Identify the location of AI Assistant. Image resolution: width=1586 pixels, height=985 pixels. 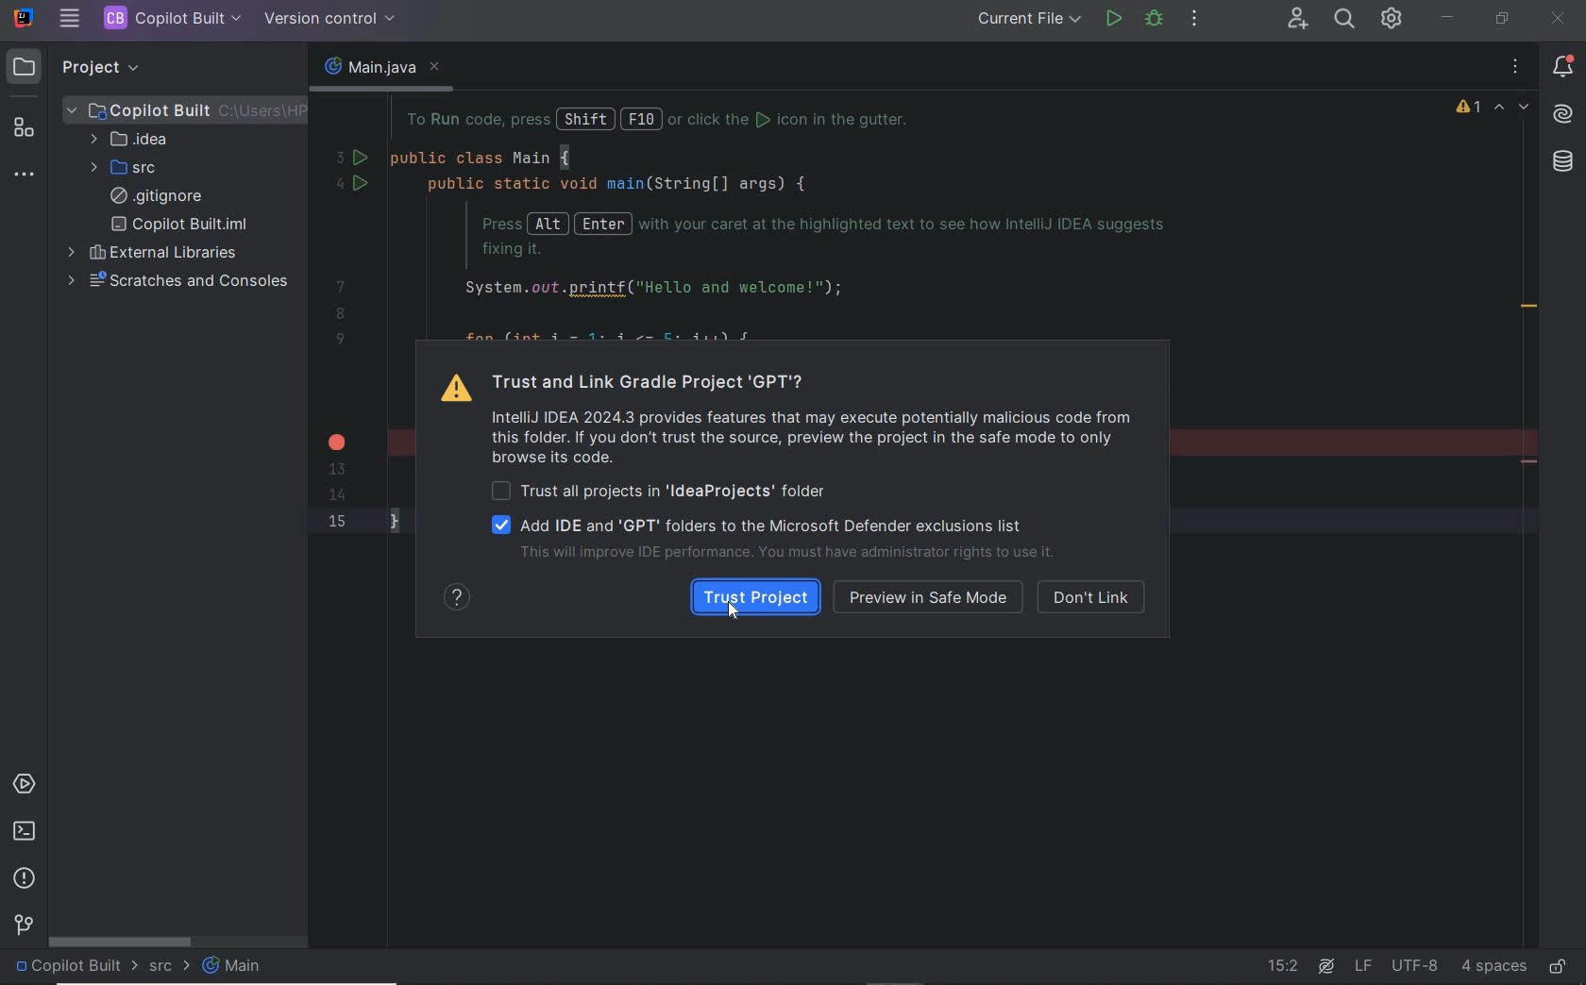
(1561, 114).